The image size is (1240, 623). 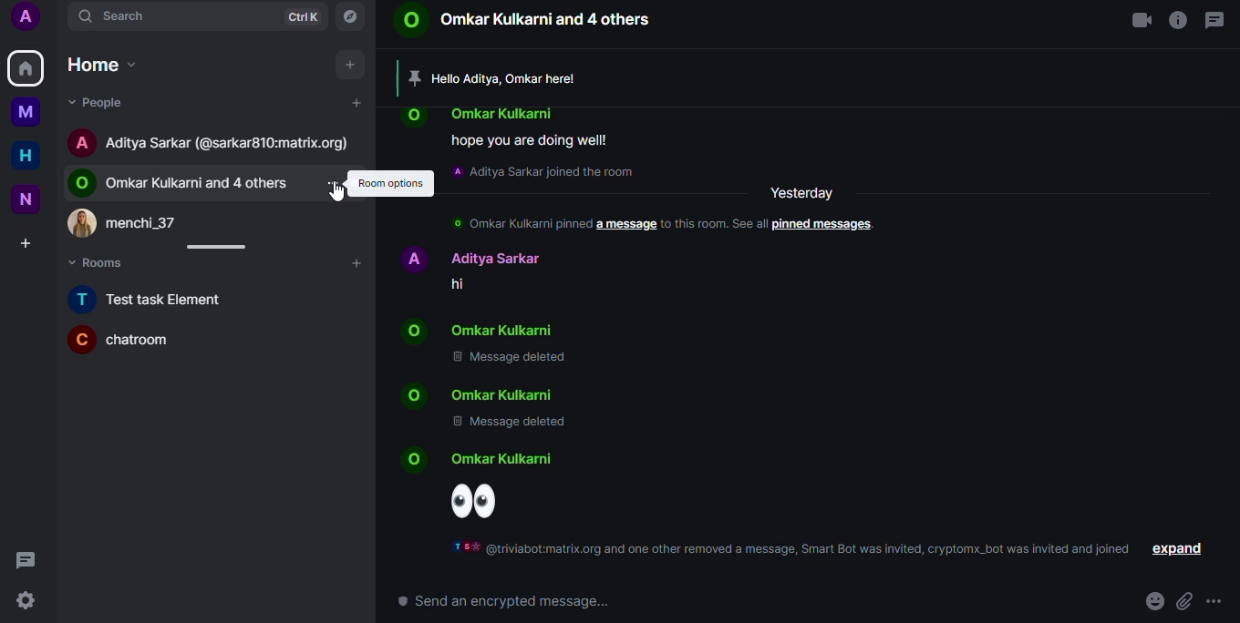 What do you see at coordinates (414, 76) in the screenshot?
I see `pin` at bounding box center [414, 76].